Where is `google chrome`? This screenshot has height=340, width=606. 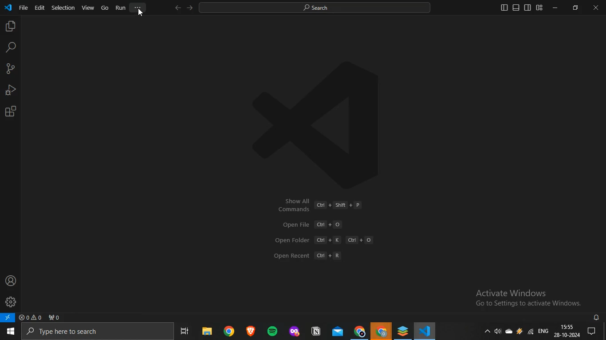 google chrome is located at coordinates (359, 331).